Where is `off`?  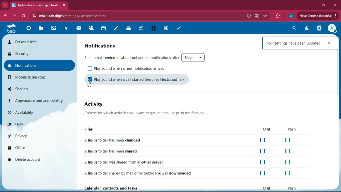 off is located at coordinates (287, 173).